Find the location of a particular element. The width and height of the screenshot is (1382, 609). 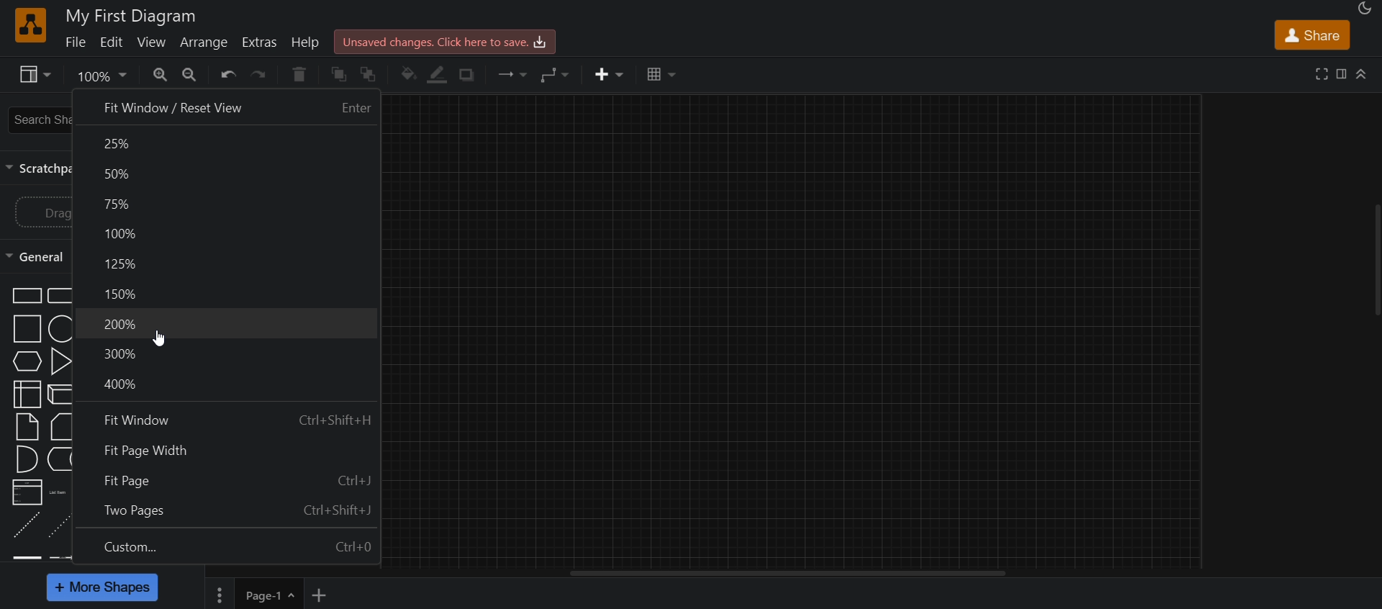

zoom is located at coordinates (104, 76).